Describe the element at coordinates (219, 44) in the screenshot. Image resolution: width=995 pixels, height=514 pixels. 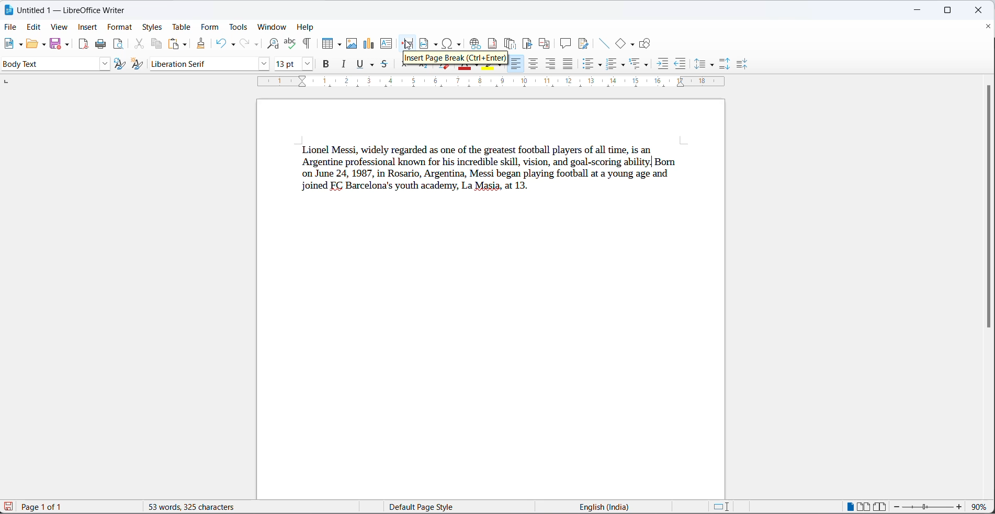
I see `undo` at that location.